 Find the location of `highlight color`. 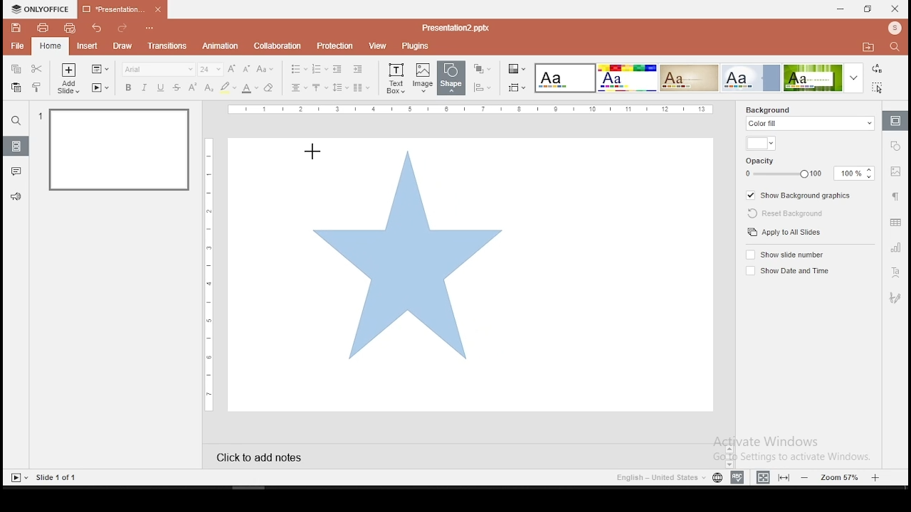

highlight color is located at coordinates (228, 88).